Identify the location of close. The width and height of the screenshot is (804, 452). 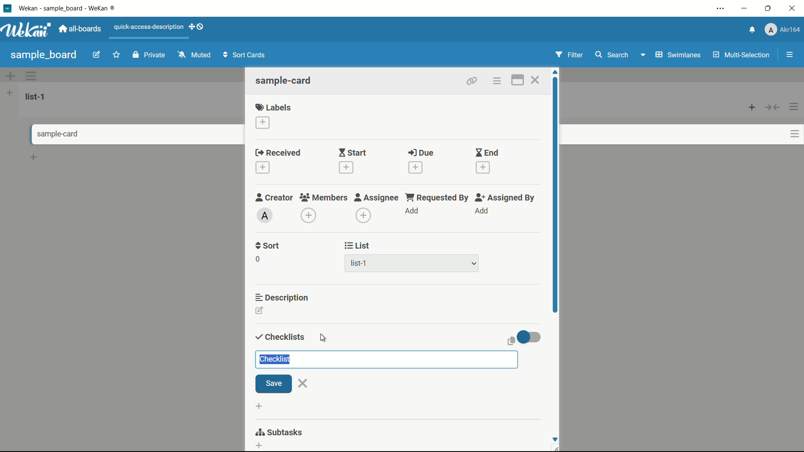
(304, 383).